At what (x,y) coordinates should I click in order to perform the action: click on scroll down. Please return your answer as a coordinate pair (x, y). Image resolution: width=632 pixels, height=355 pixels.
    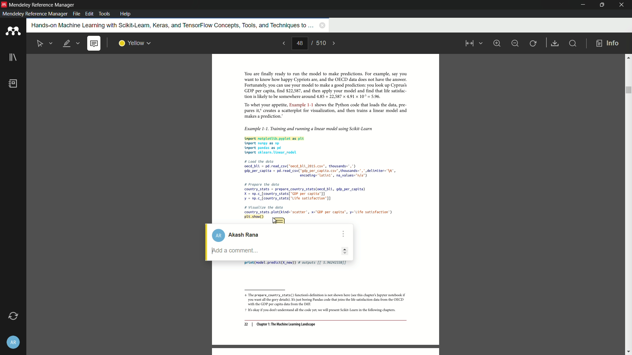
    Looking at the image, I should click on (628, 352).